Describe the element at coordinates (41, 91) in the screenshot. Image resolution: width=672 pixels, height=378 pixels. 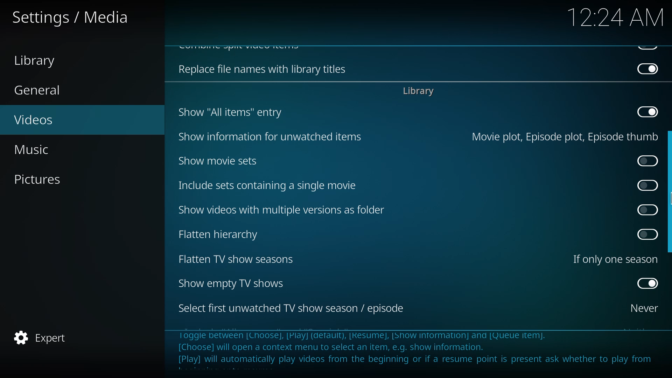
I see `general` at that location.